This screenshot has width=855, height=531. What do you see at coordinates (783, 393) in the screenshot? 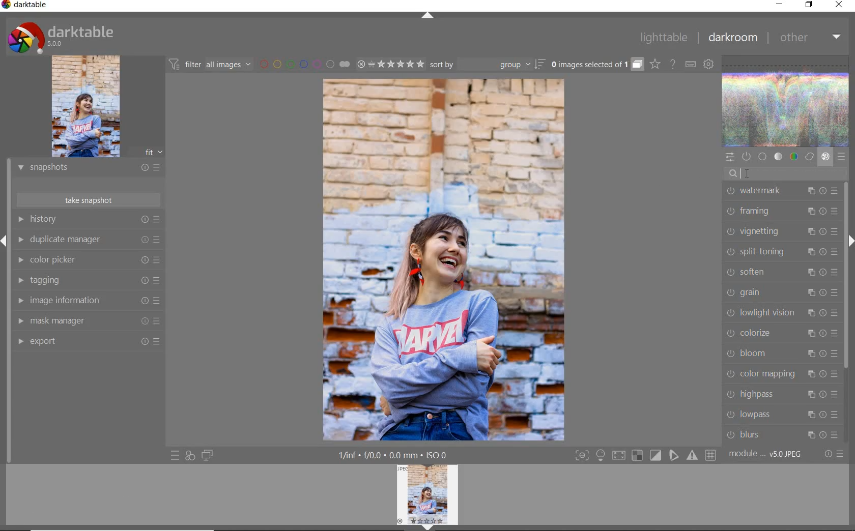
I see `highpass` at bounding box center [783, 393].